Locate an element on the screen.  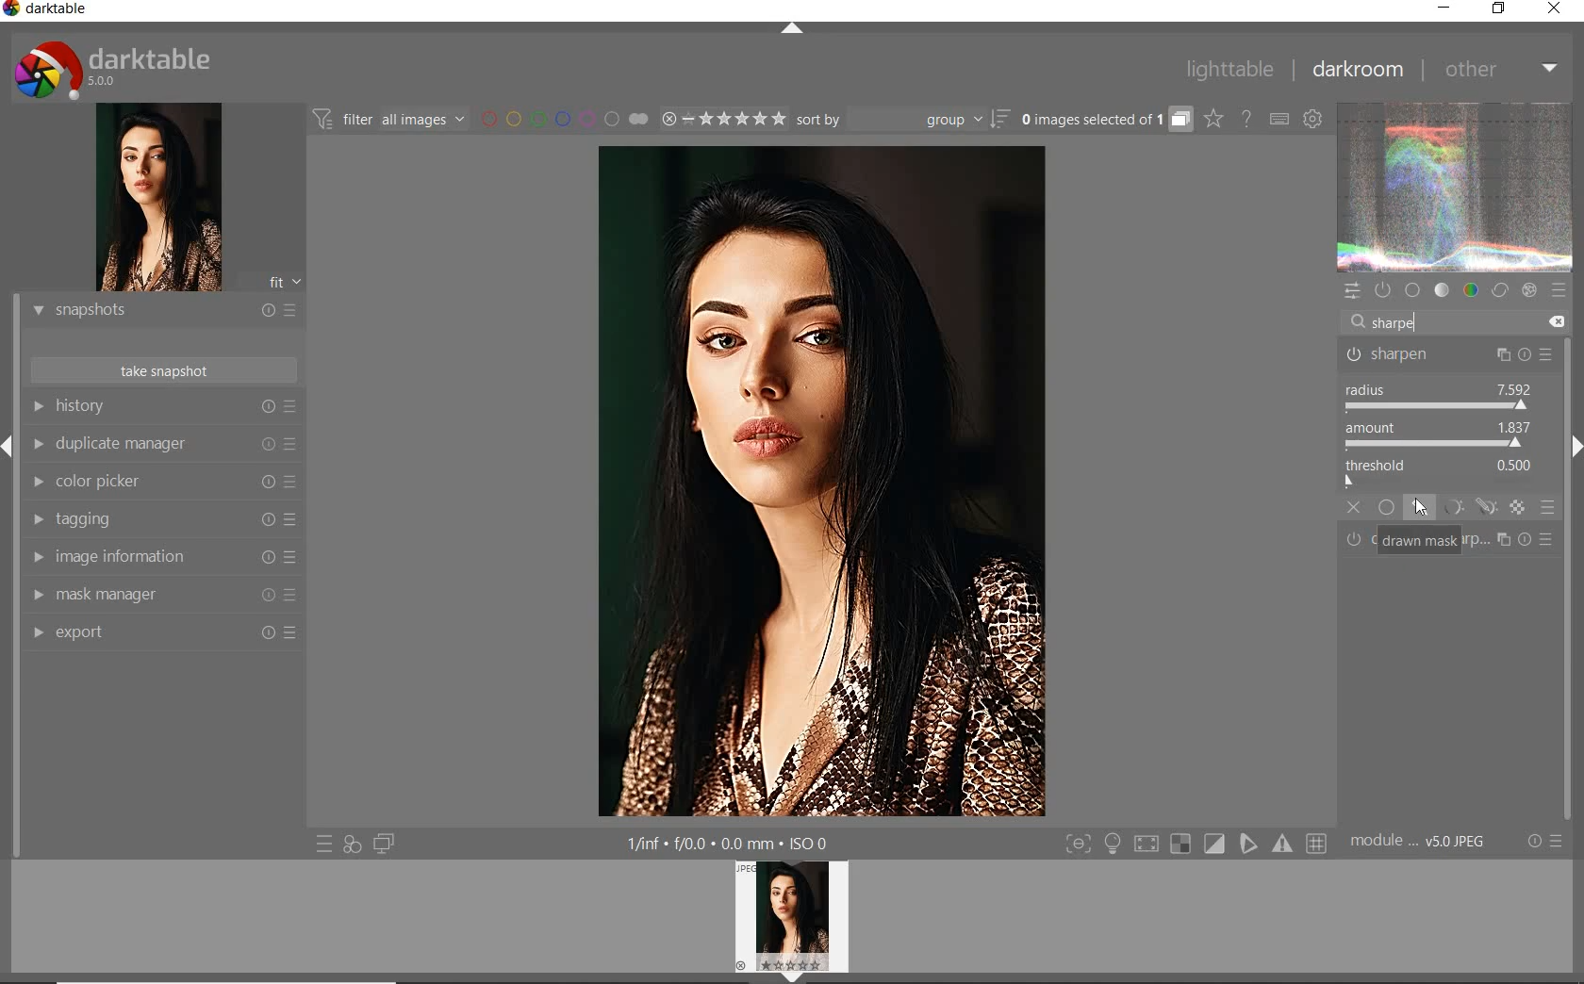
filter by image color is located at coordinates (564, 118).